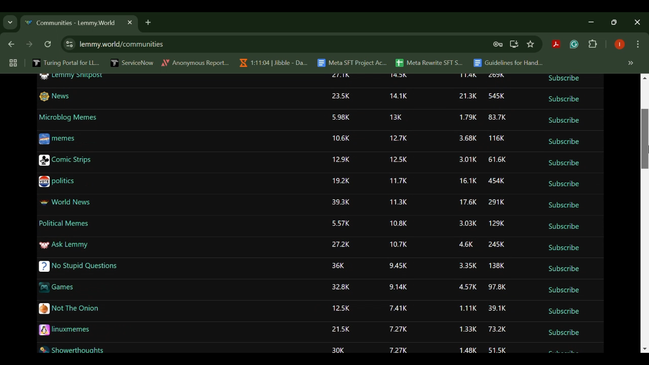 The height and width of the screenshot is (365, 649). Describe the element at coordinates (530, 45) in the screenshot. I see `Bookmark Site Button` at that location.